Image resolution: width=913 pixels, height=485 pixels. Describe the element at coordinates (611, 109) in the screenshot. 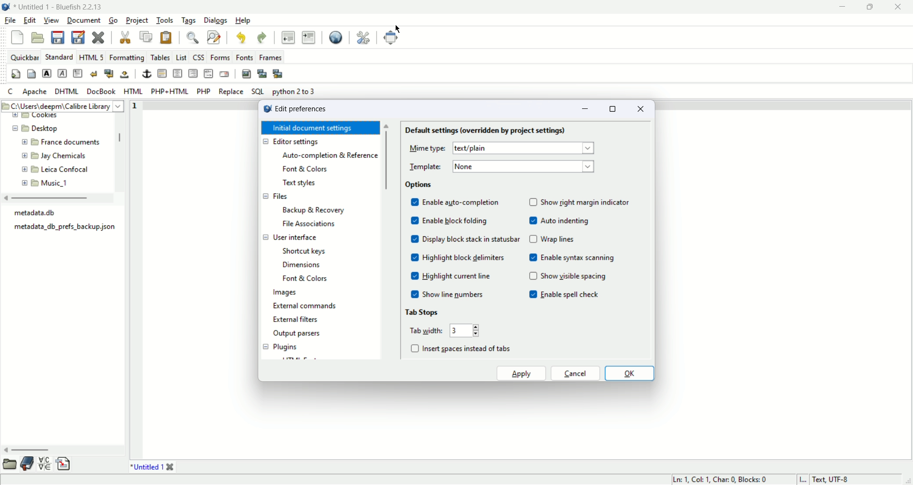

I see `maximize` at that location.